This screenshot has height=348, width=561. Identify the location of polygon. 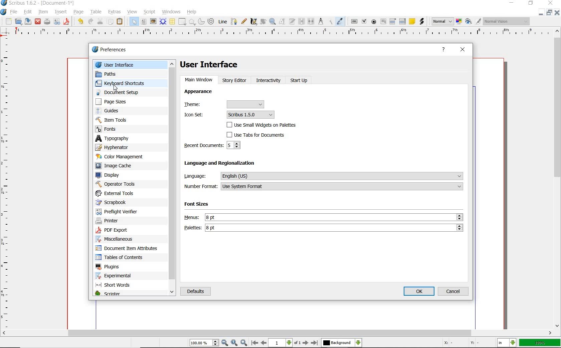
(192, 22).